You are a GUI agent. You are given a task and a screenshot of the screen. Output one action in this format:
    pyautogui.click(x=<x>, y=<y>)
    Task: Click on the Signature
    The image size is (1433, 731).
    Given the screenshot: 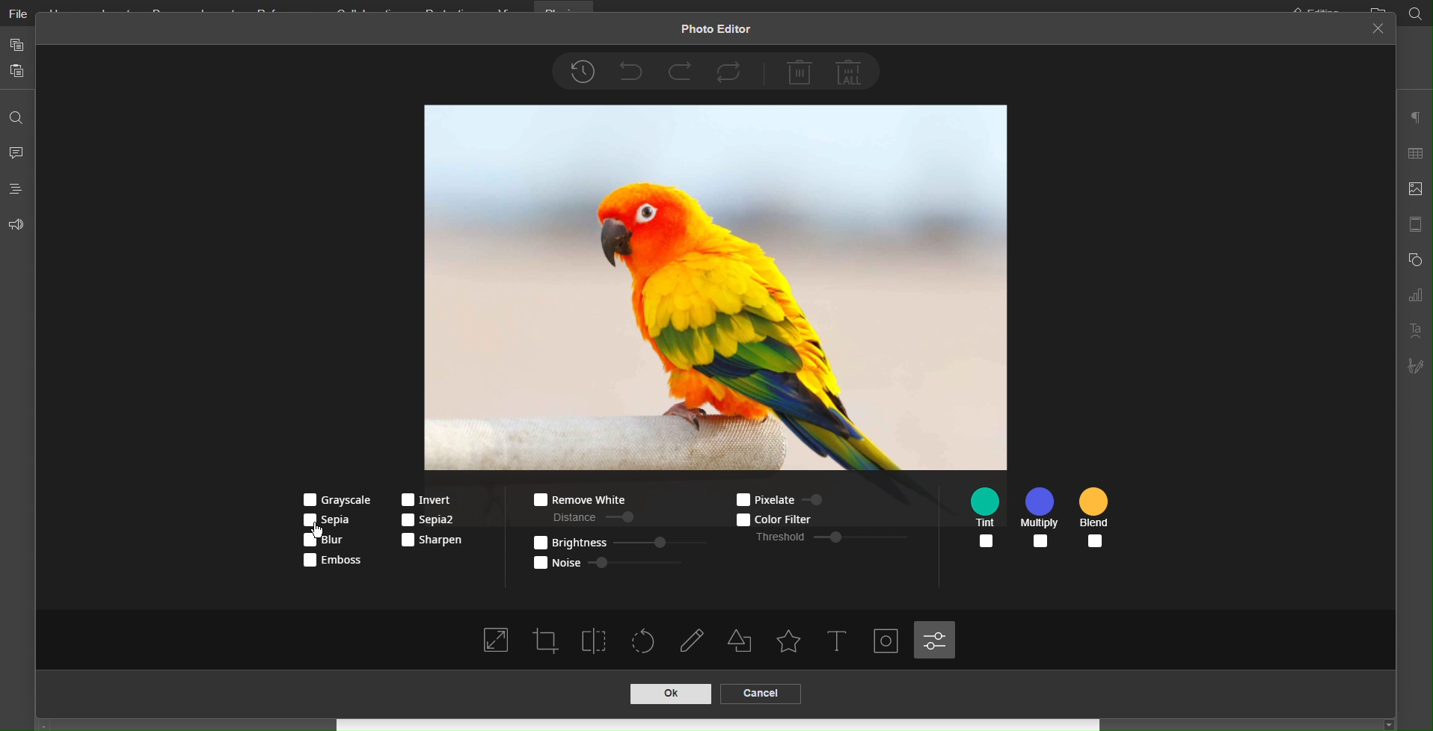 What is the action you would take?
    pyautogui.click(x=1416, y=363)
    